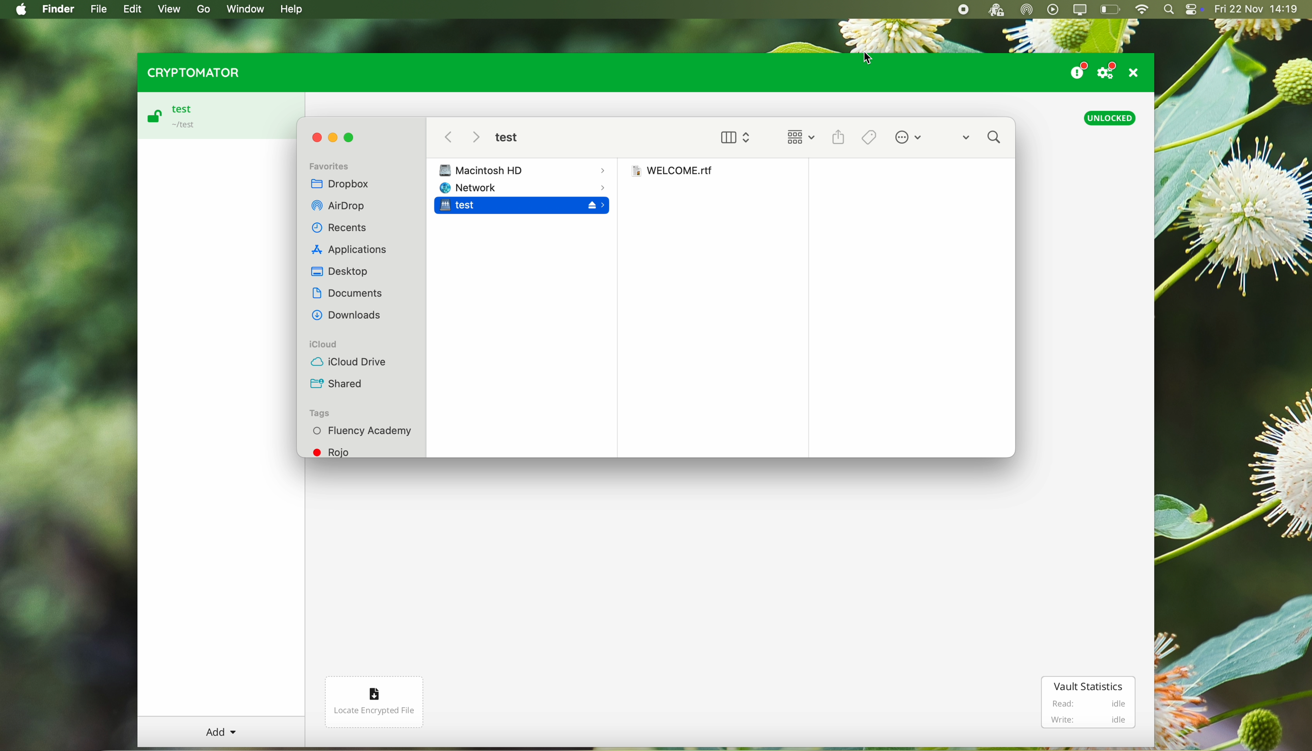 This screenshot has height=751, width=1312. I want to click on close program, so click(1137, 72).